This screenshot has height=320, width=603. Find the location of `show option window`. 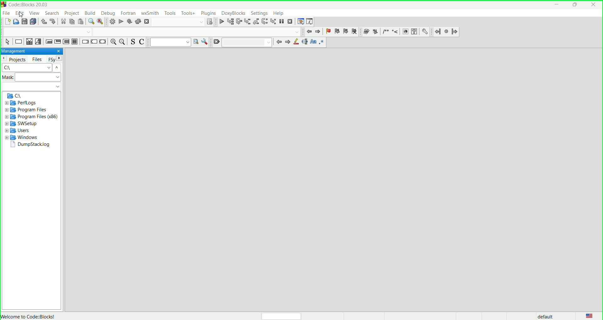

show option window is located at coordinates (206, 41).